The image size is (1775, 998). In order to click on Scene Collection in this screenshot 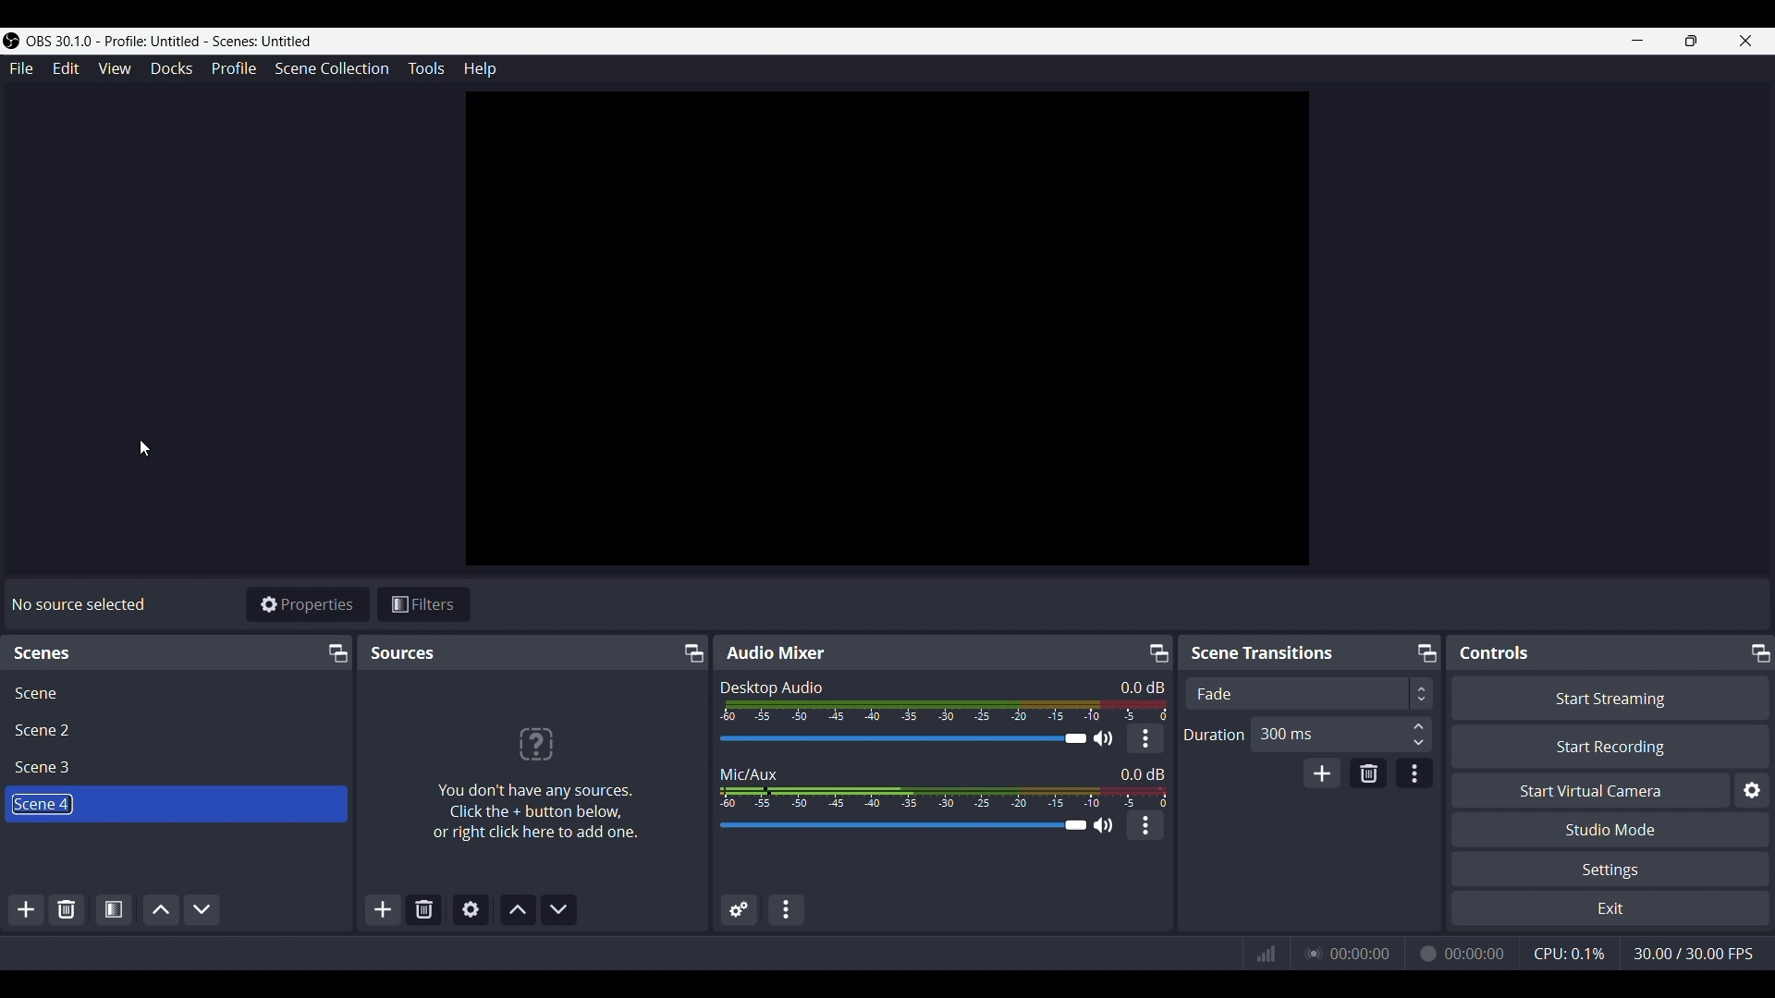, I will do `click(333, 67)`.